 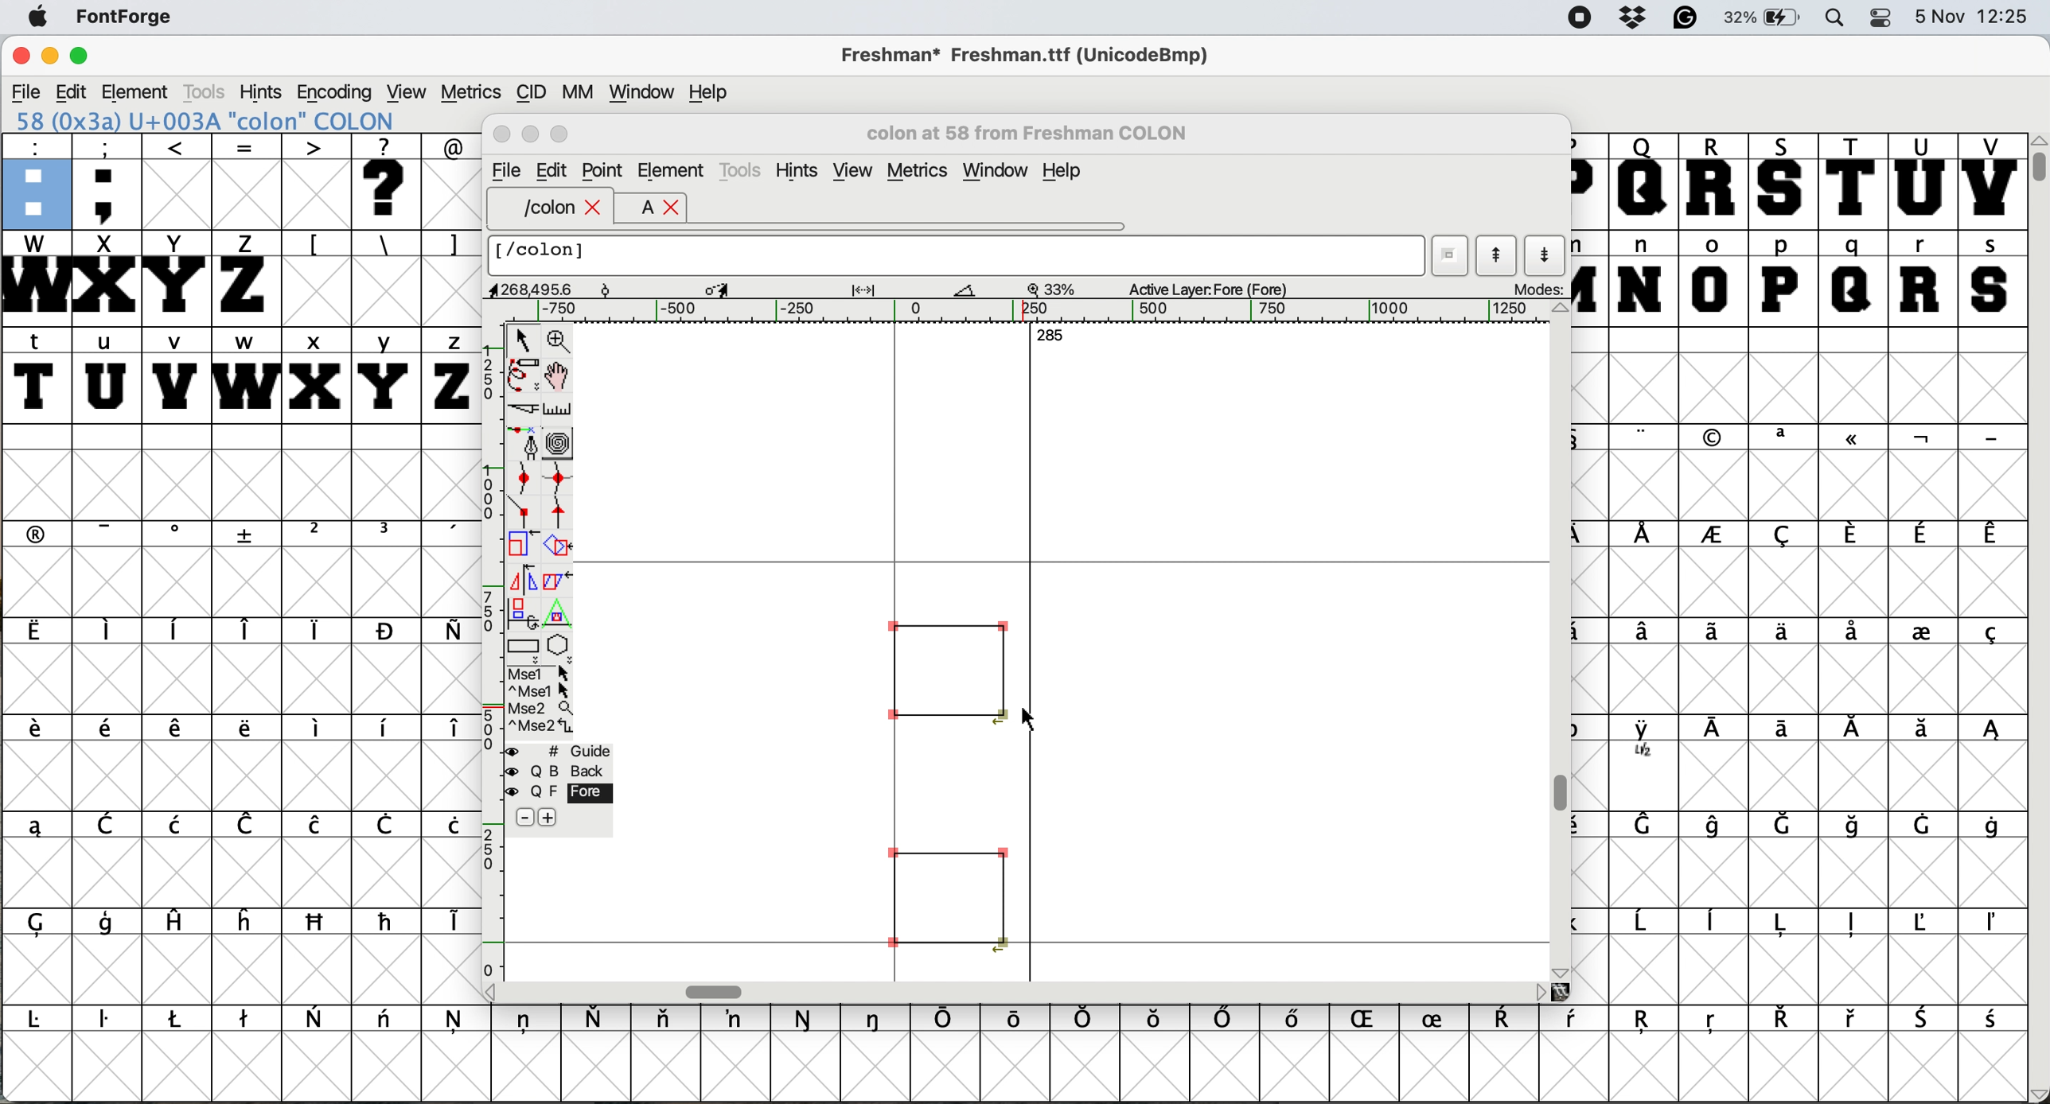 What do you see at coordinates (1853, 278) in the screenshot?
I see `q` at bounding box center [1853, 278].